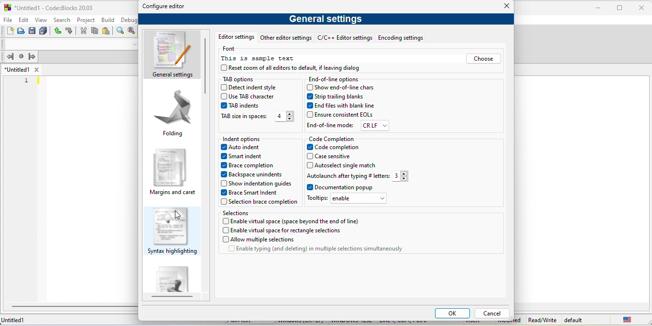 The height and width of the screenshot is (326, 652). I want to click on enable virtual space for rectangle selections, so click(305, 230).